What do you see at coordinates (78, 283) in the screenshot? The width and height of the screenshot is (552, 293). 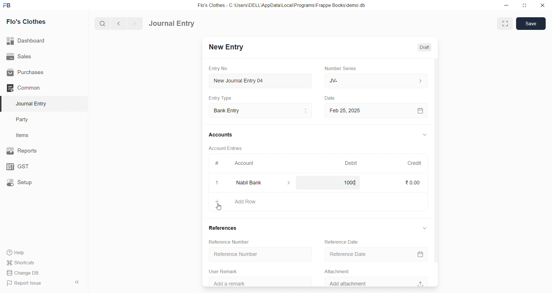 I see `Collapse sidebar` at bounding box center [78, 283].